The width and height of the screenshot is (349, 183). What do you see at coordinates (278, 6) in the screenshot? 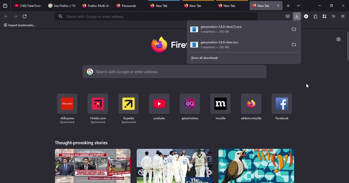
I see `close` at bounding box center [278, 6].